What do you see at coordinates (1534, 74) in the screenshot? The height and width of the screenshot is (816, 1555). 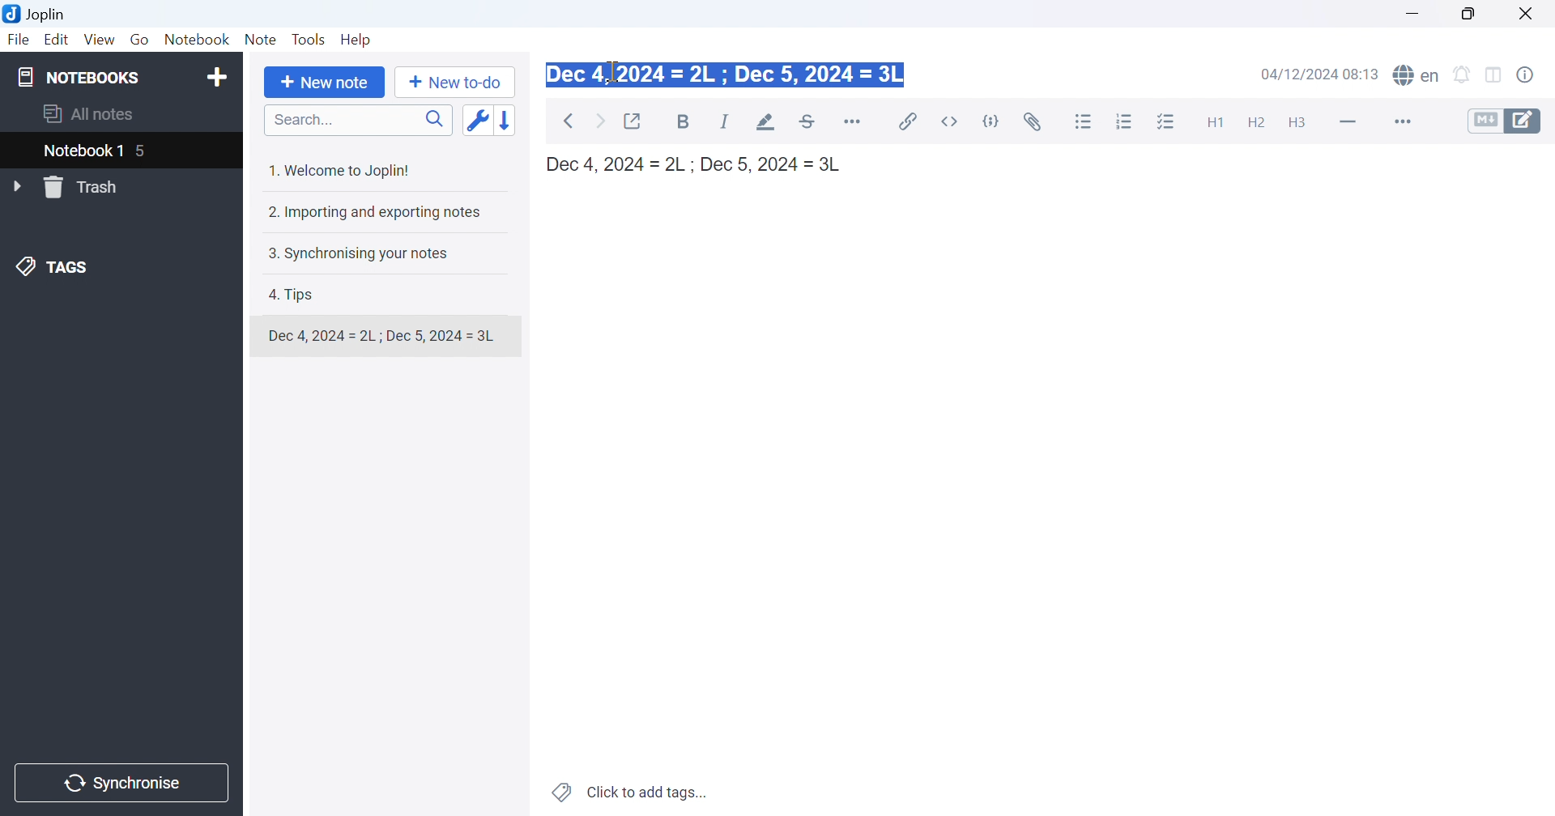 I see `Note properties` at bounding box center [1534, 74].